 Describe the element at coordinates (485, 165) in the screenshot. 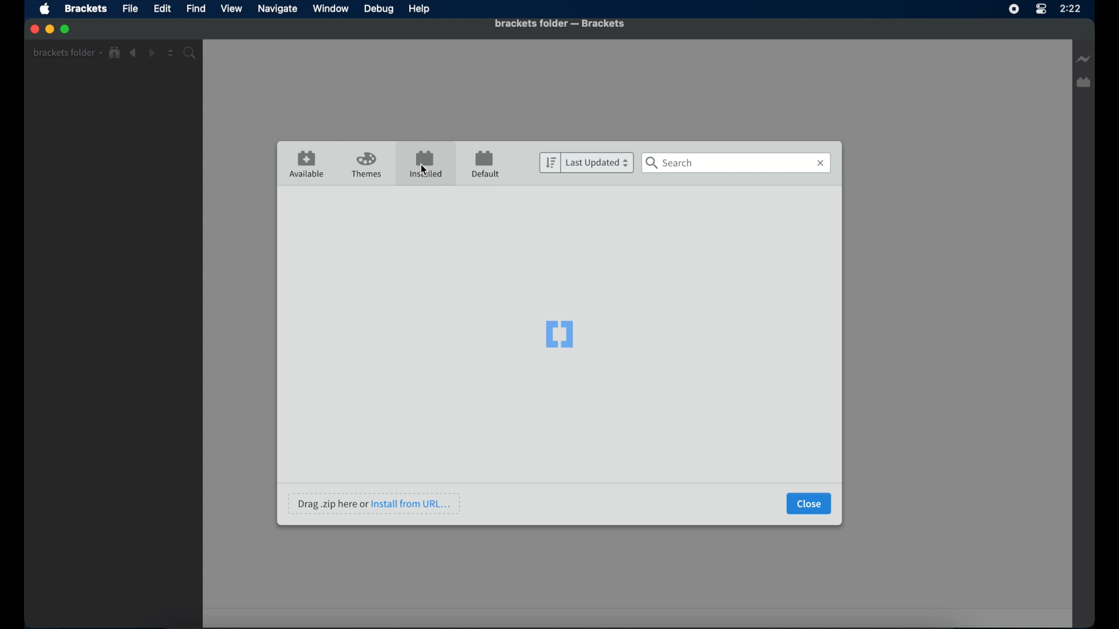

I see `default` at that location.